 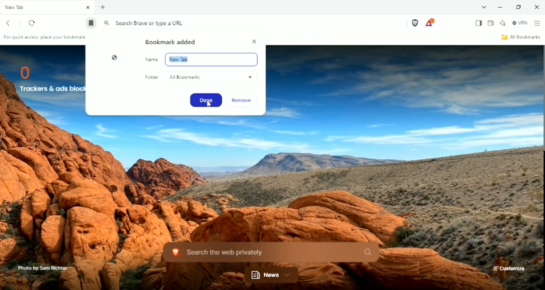 I want to click on Done, so click(x=206, y=100).